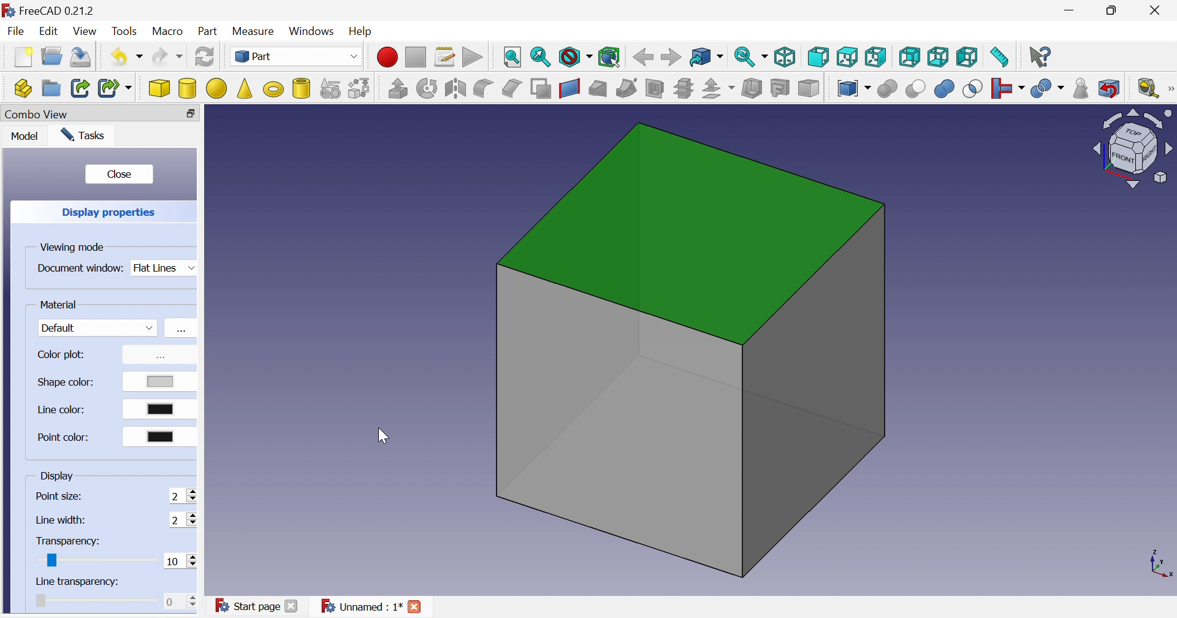 Image resolution: width=1177 pixels, height=618 pixels. I want to click on New, so click(25, 57).